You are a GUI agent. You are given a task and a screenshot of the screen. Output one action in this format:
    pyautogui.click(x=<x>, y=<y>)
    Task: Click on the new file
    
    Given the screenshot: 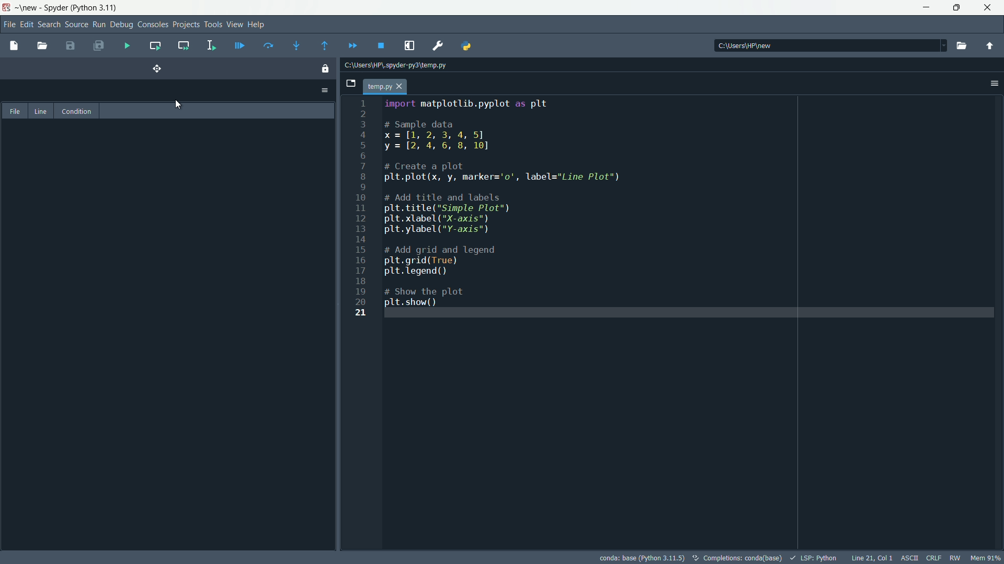 What is the action you would take?
    pyautogui.click(x=13, y=45)
    